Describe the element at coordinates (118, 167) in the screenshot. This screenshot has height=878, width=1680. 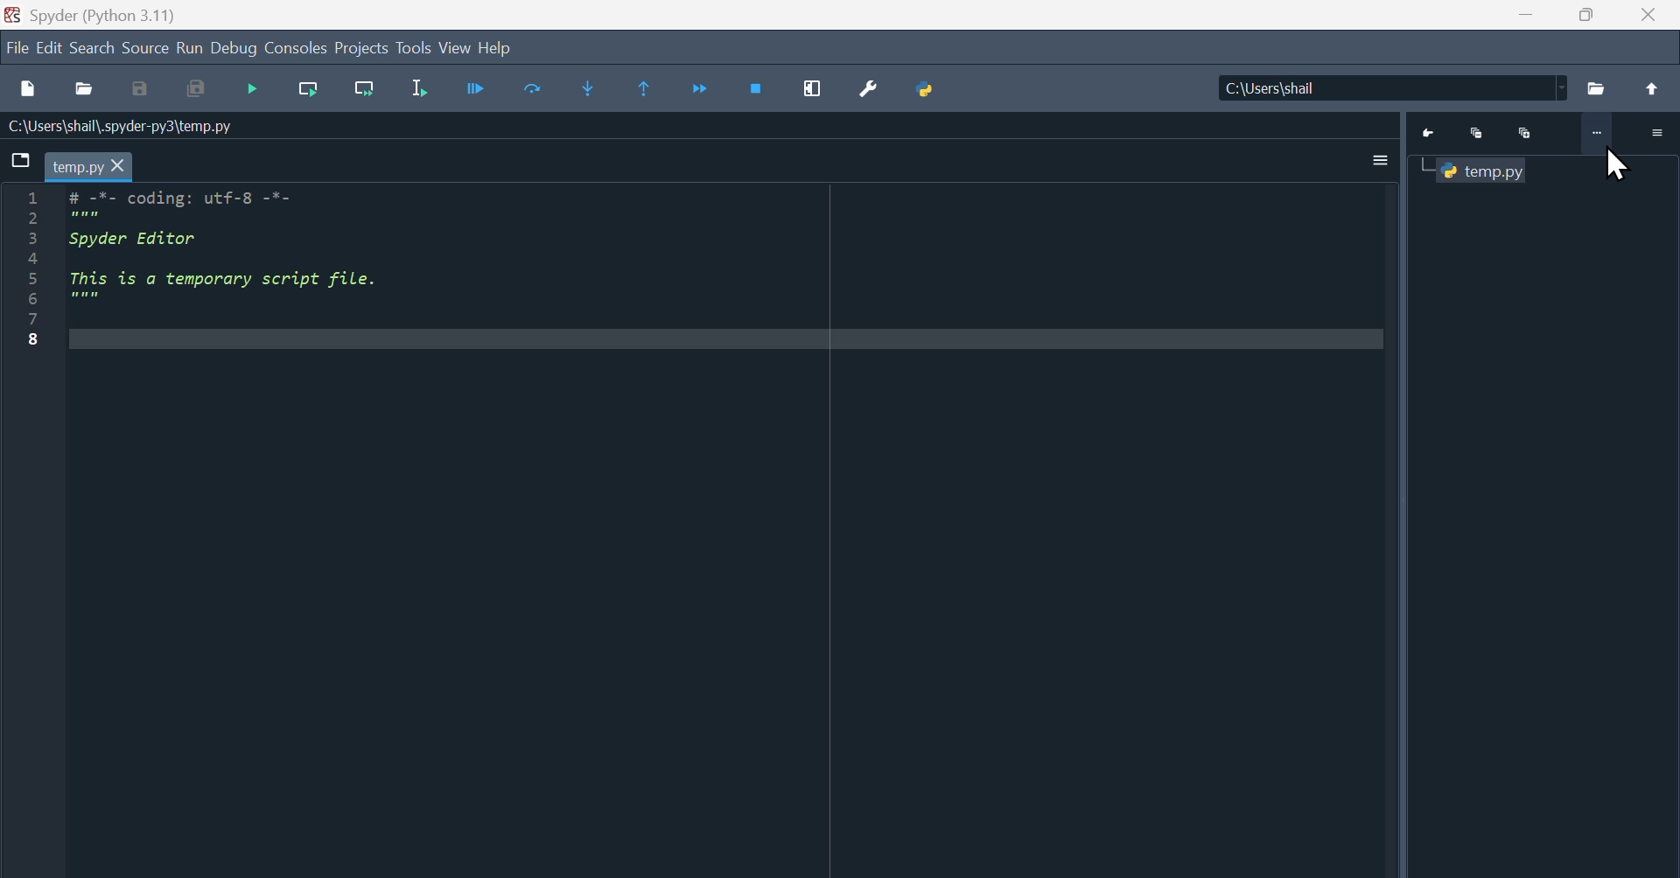
I see `cursor` at that location.